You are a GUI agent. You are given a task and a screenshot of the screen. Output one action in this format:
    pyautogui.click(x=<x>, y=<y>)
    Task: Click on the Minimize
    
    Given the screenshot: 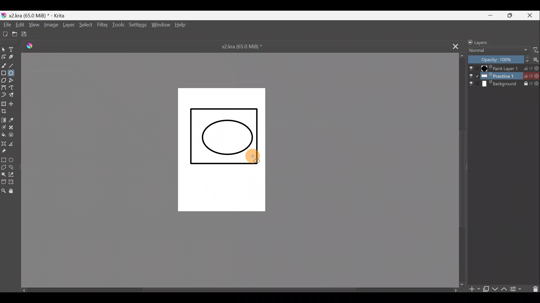 What is the action you would take?
    pyautogui.click(x=494, y=15)
    